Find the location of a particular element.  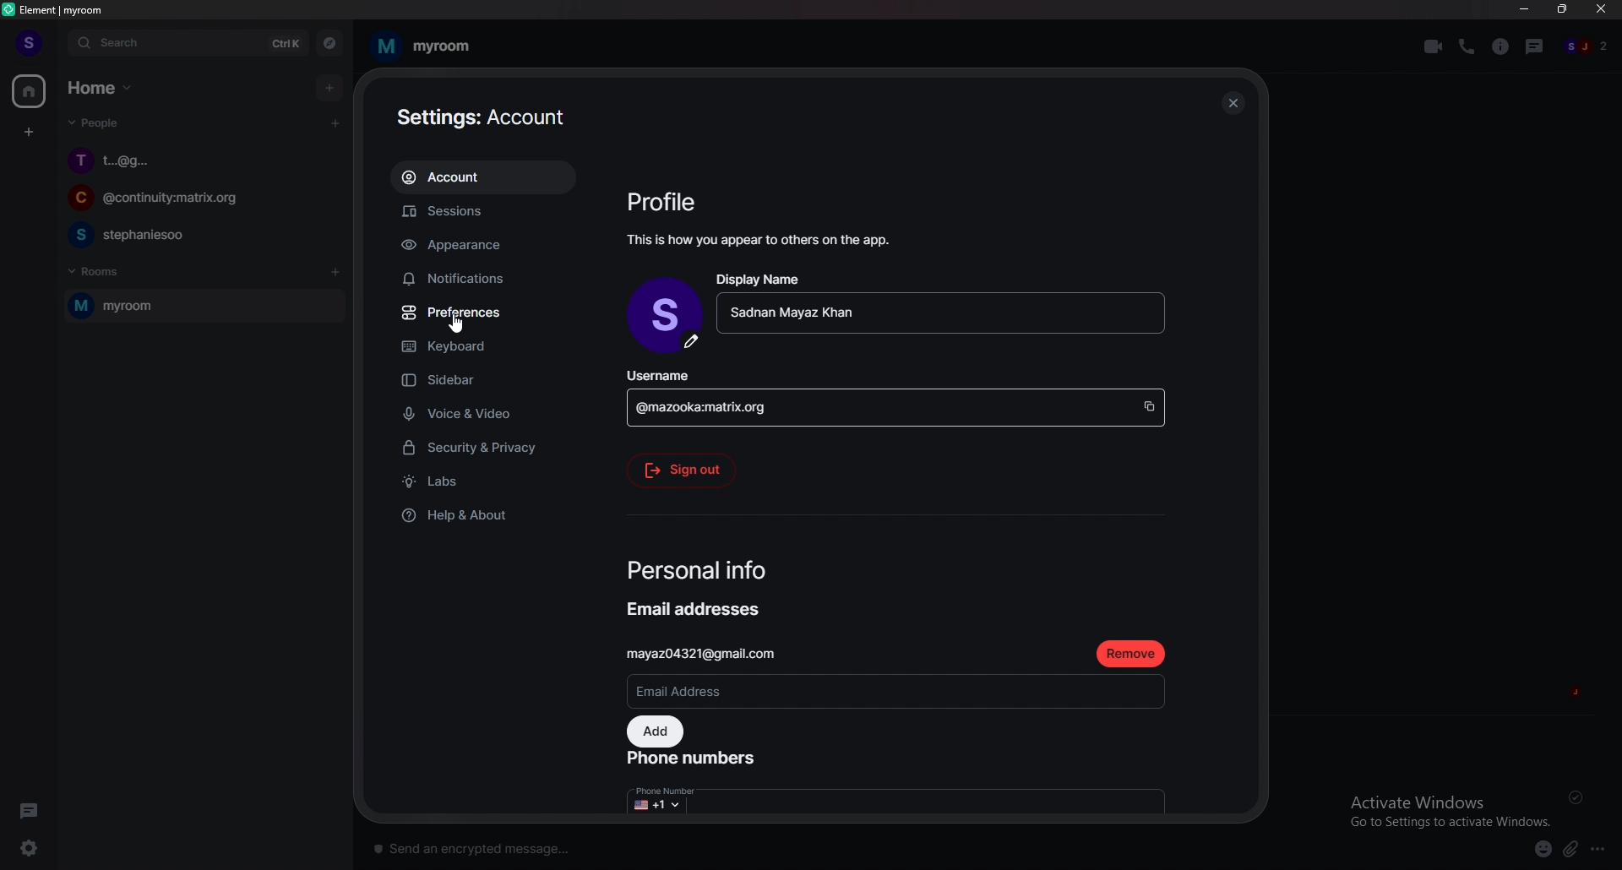

appearance is located at coordinates (483, 246).